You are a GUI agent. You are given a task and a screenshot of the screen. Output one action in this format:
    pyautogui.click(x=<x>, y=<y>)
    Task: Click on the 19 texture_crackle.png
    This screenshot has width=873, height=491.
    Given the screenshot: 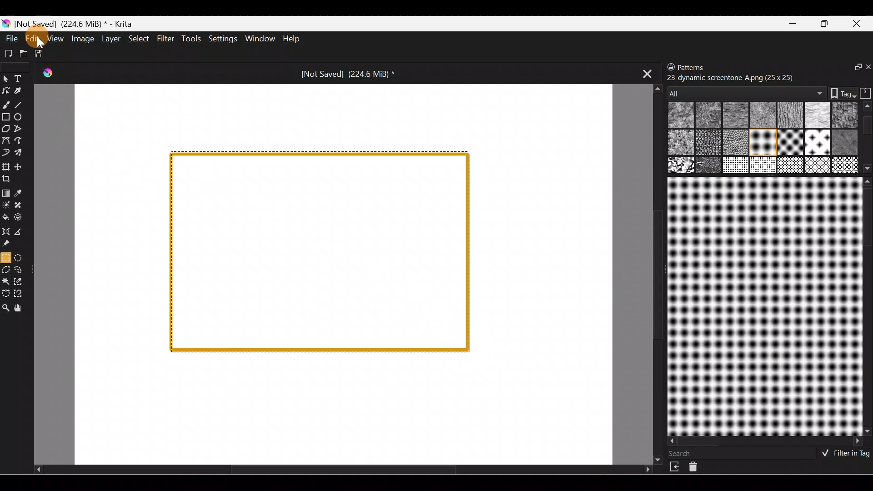 What is the action you would take?
    pyautogui.click(x=818, y=165)
    